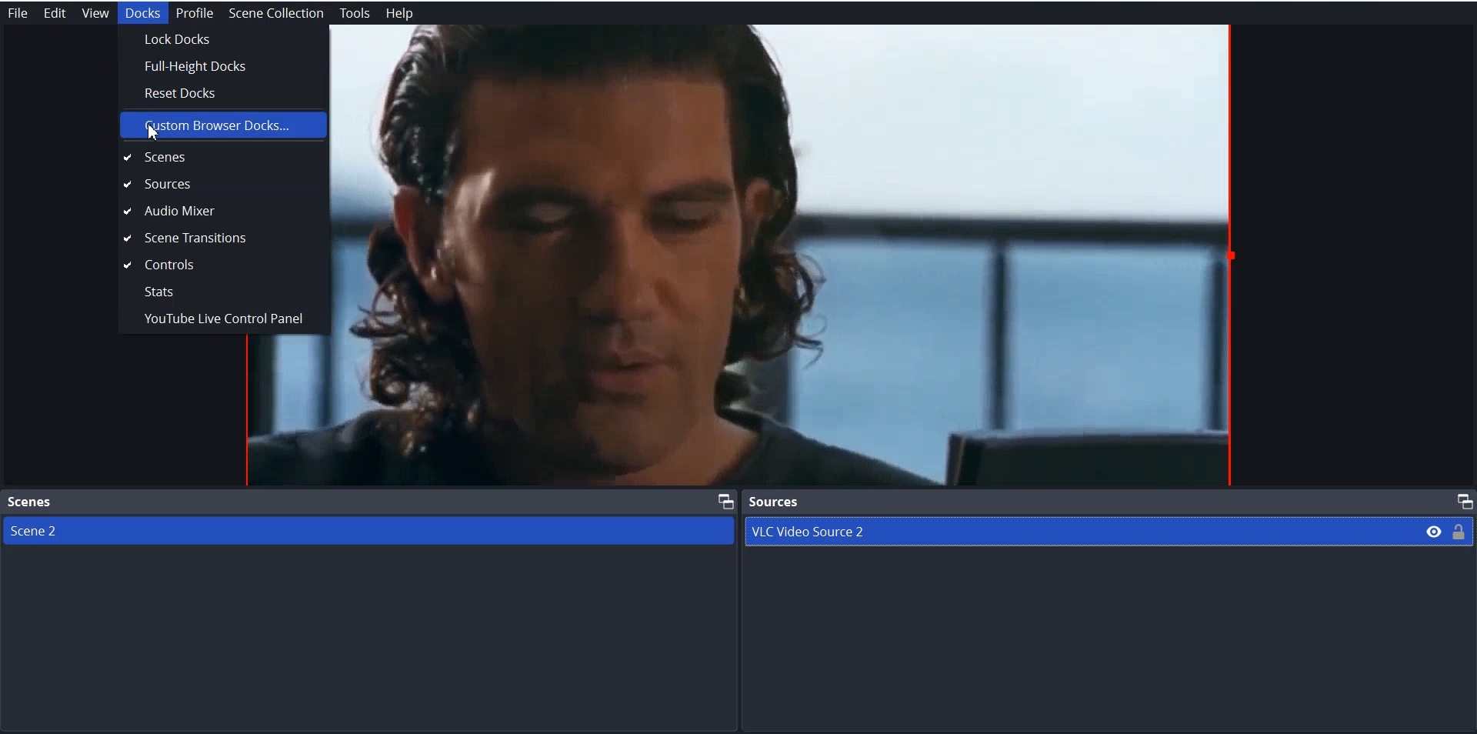 This screenshot has width=1477, height=734. What do you see at coordinates (223, 267) in the screenshot?
I see `Controls` at bounding box center [223, 267].